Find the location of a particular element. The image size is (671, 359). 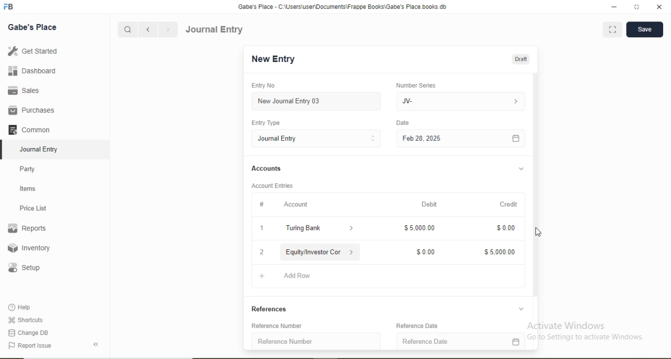

# is located at coordinates (262, 204).